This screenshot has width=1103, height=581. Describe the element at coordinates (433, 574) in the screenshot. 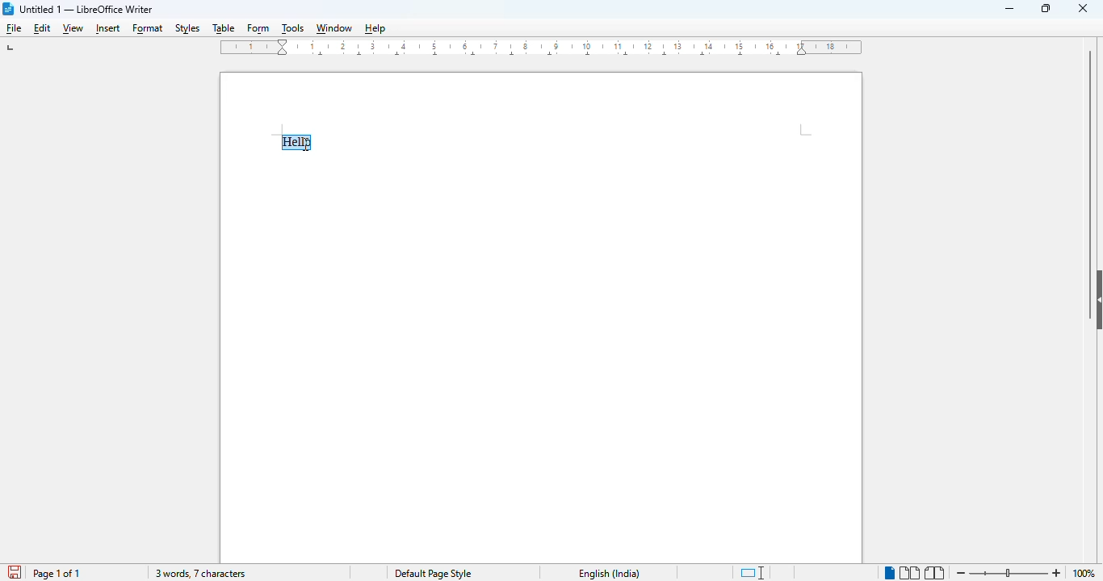

I see `page style` at that location.